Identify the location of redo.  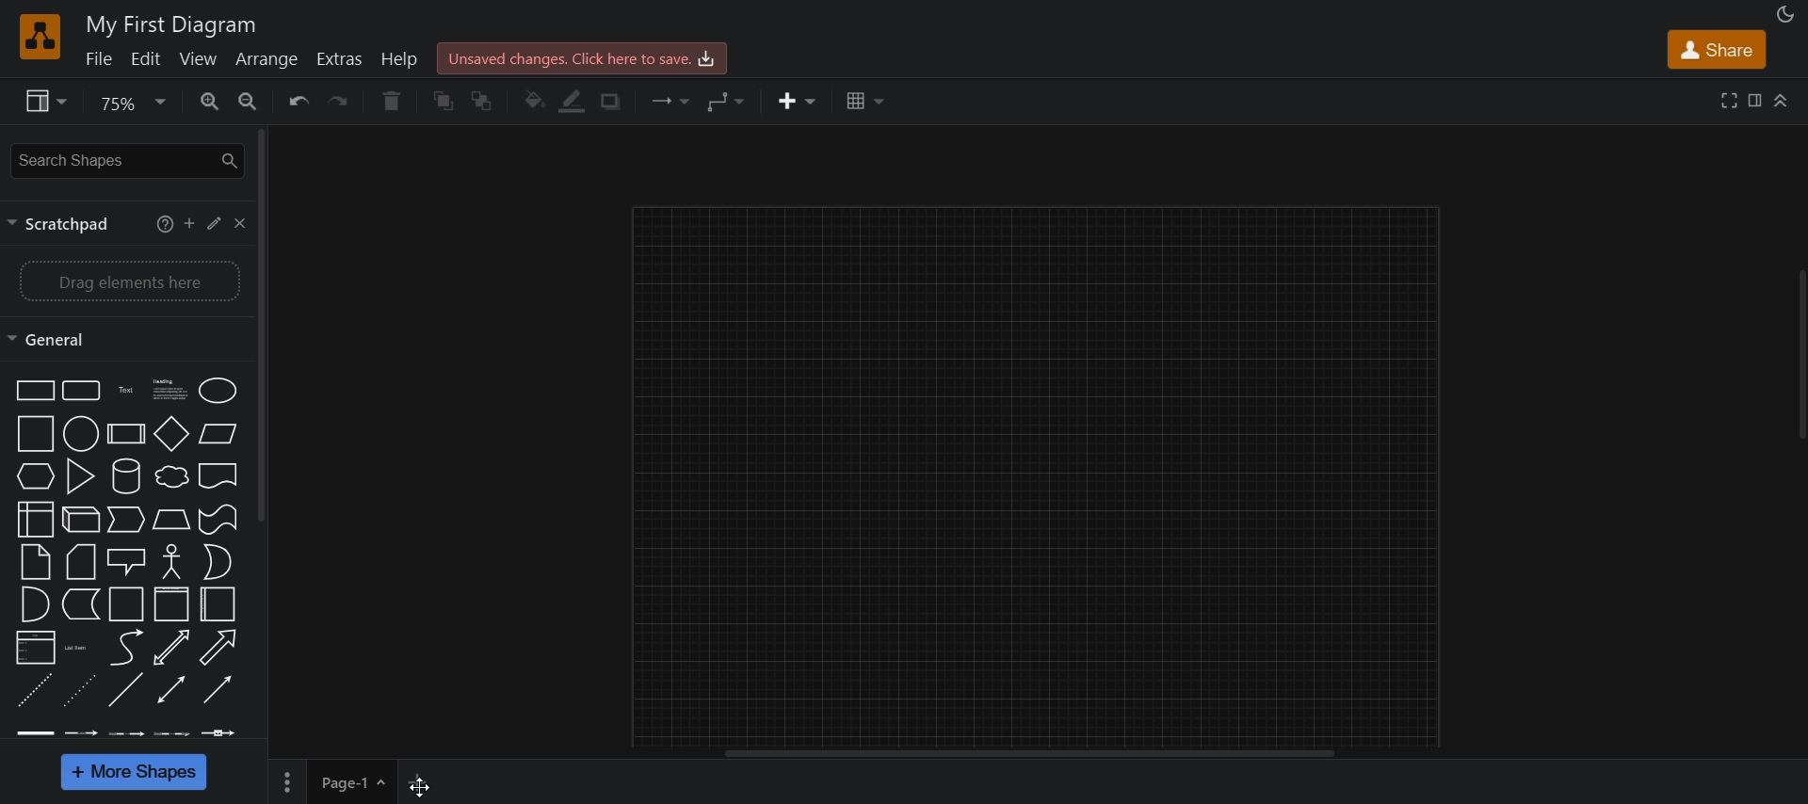
(346, 102).